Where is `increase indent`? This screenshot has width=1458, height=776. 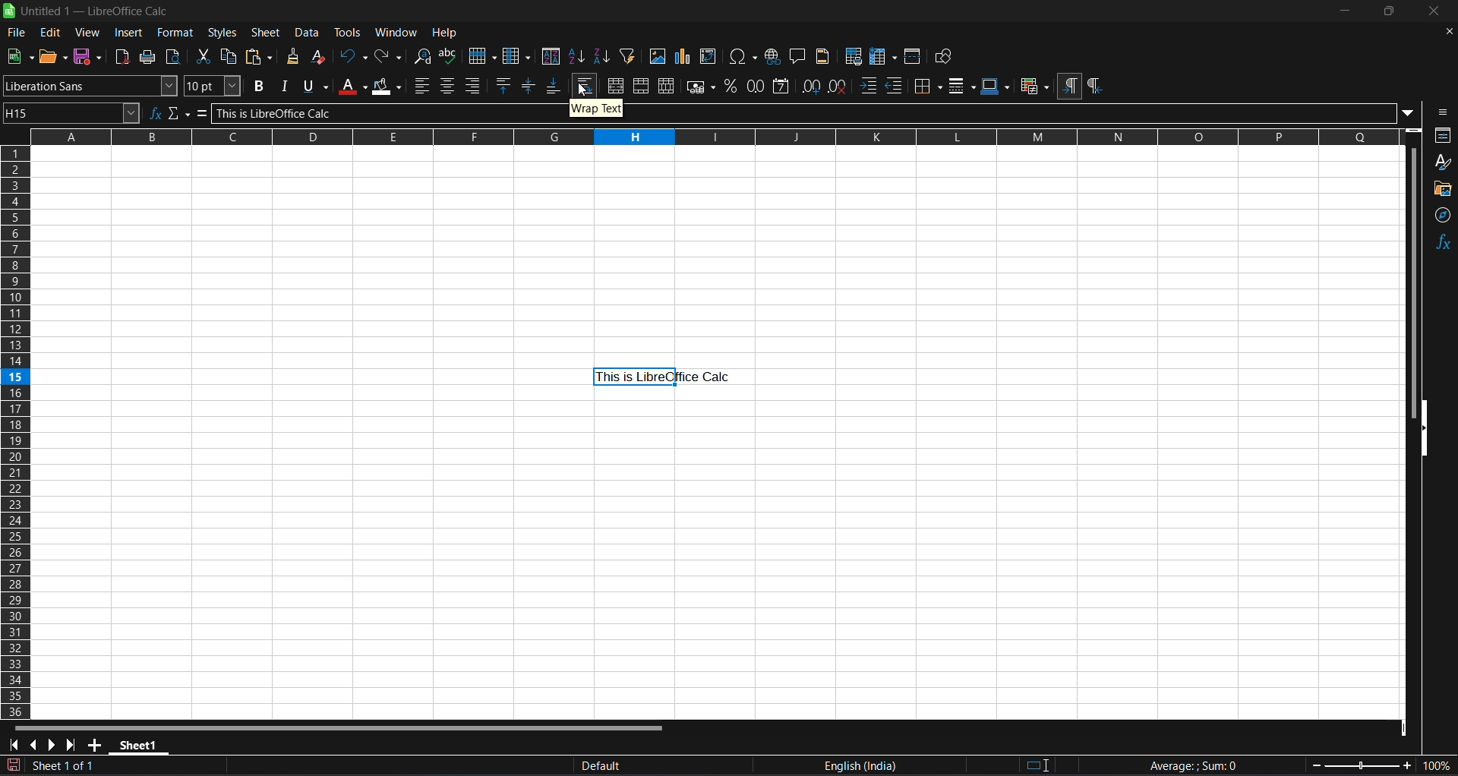
increase indent is located at coordinates (869, 86).